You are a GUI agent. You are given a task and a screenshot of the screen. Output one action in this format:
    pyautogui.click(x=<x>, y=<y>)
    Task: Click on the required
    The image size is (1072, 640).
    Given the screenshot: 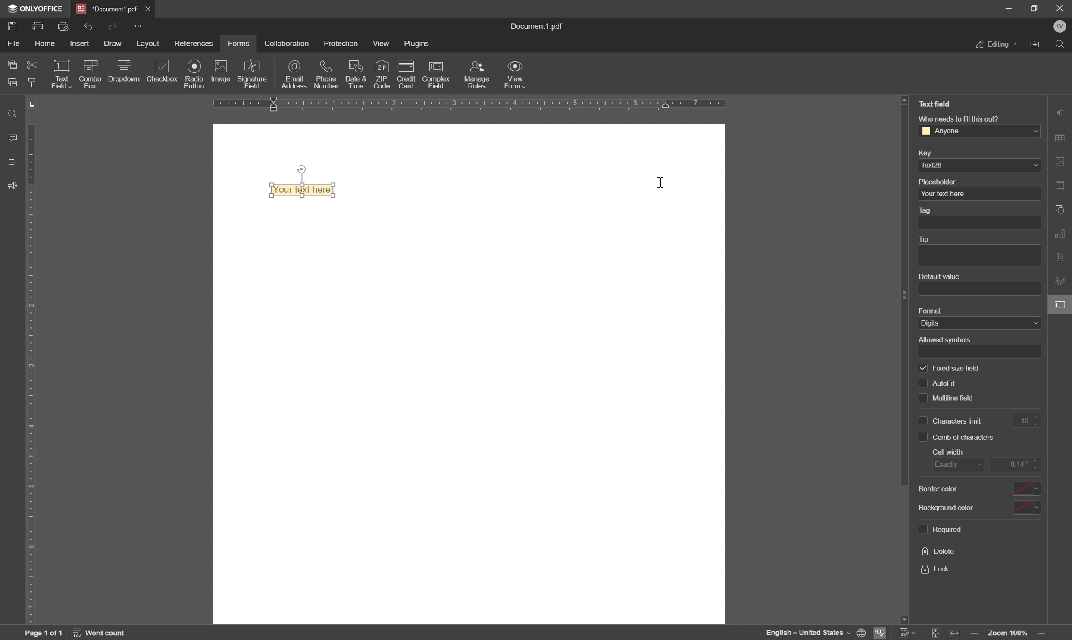 What is the action you would take?
    pyautogui.click(x=941, y=529)
    